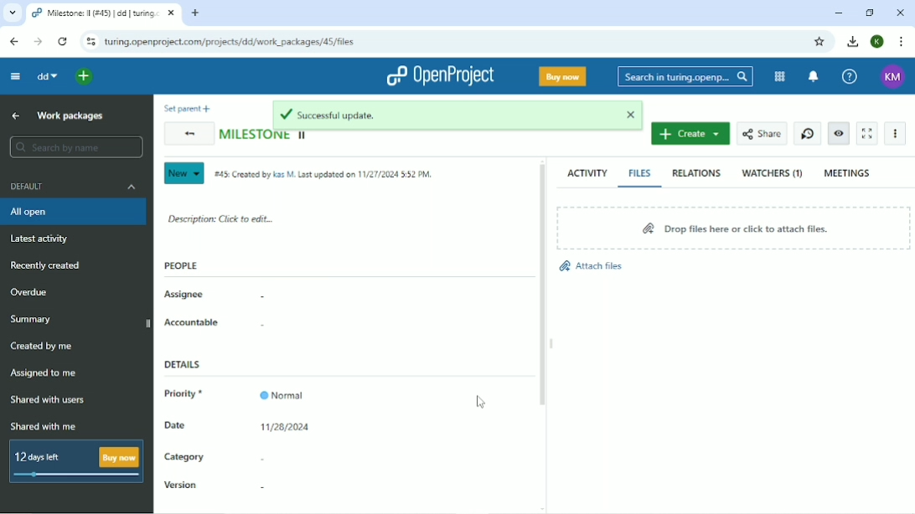 The width and height of the screenshot is (915, 514). Describe the element at coordinates (848, 172) in the screenshot. I see `Meetings` at that location.